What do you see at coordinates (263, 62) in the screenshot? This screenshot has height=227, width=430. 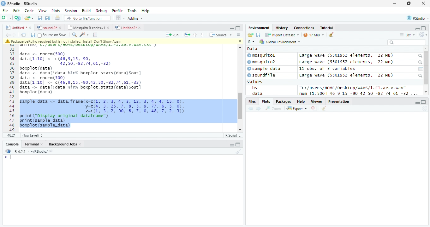 I see `mosquito2` at bounding box center [263, 62].